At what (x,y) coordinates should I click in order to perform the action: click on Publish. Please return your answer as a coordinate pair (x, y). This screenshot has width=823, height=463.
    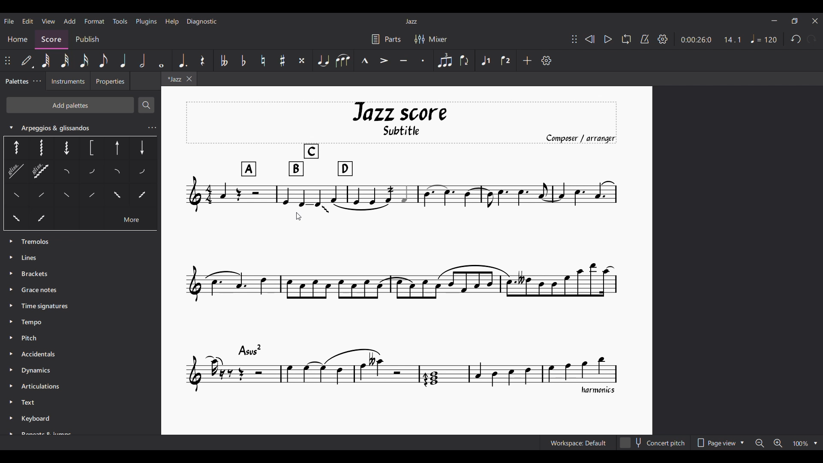
    Looking at the image, I should click on (88, 38).